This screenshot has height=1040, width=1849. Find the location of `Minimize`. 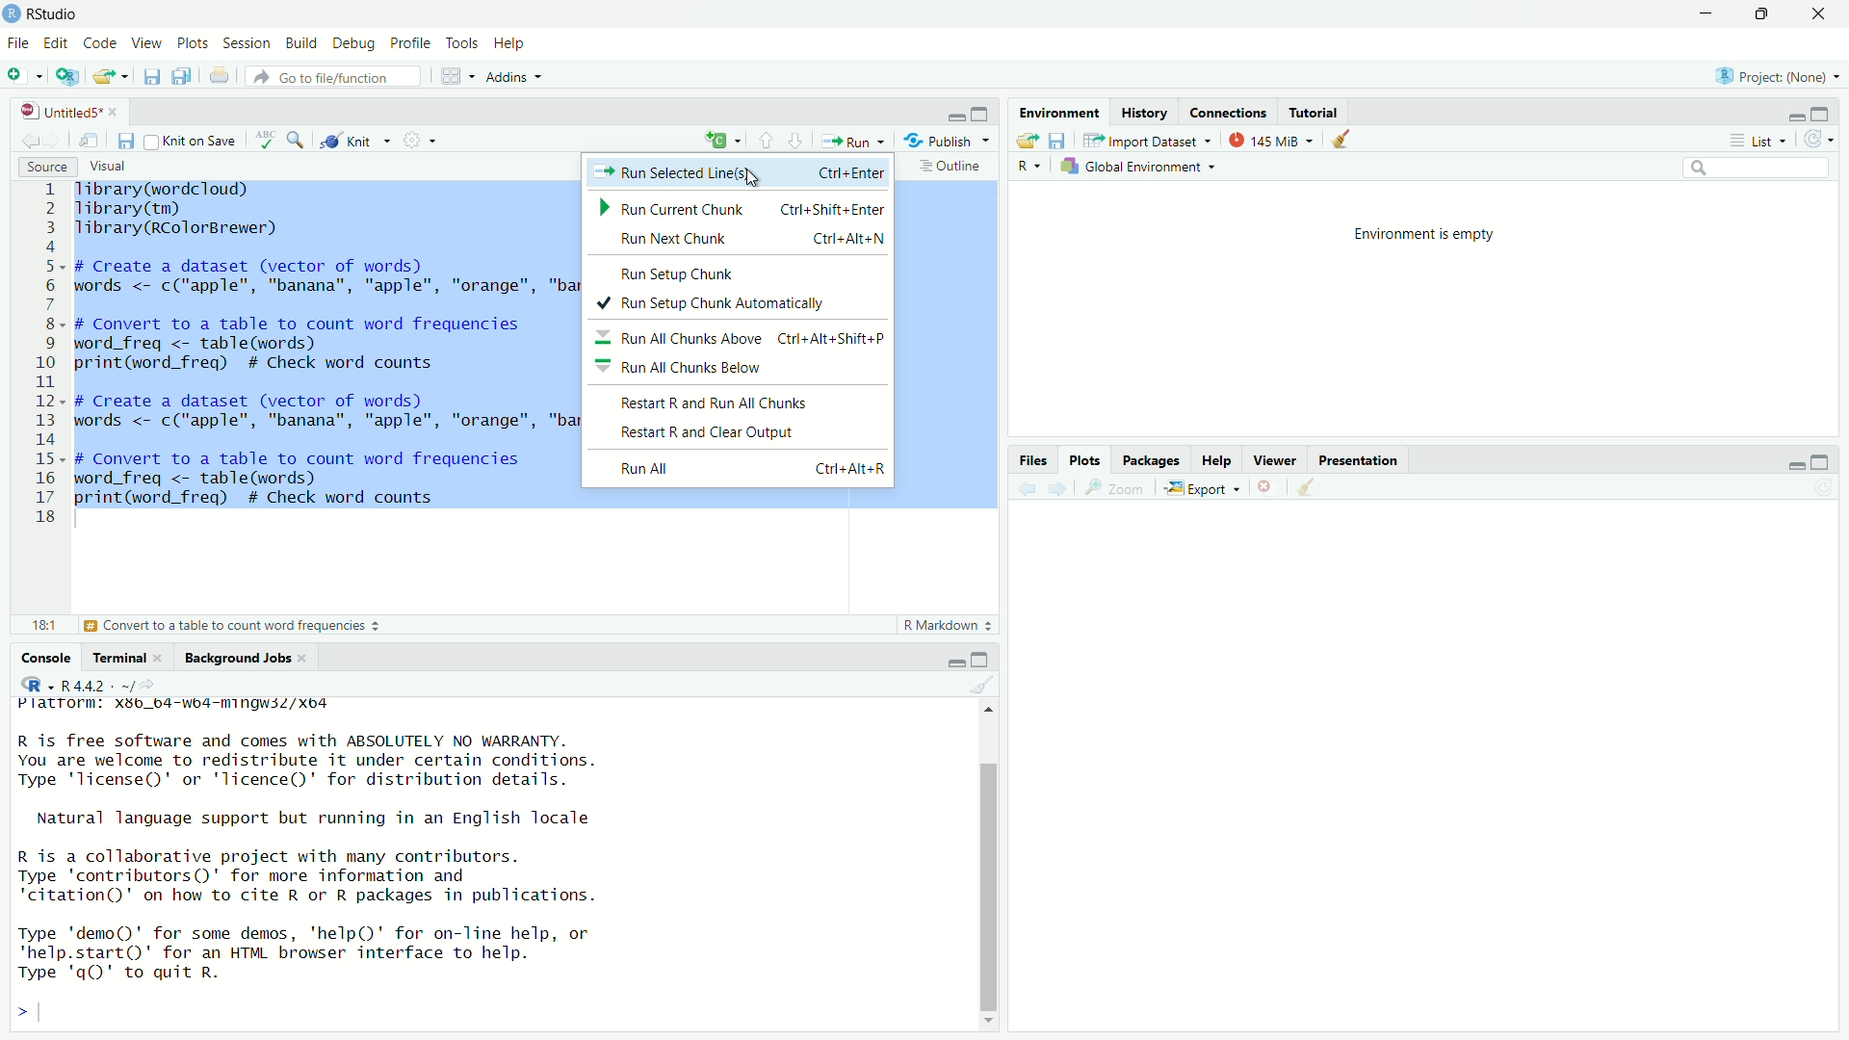

Minimize is located at coordinates (1701, 14).